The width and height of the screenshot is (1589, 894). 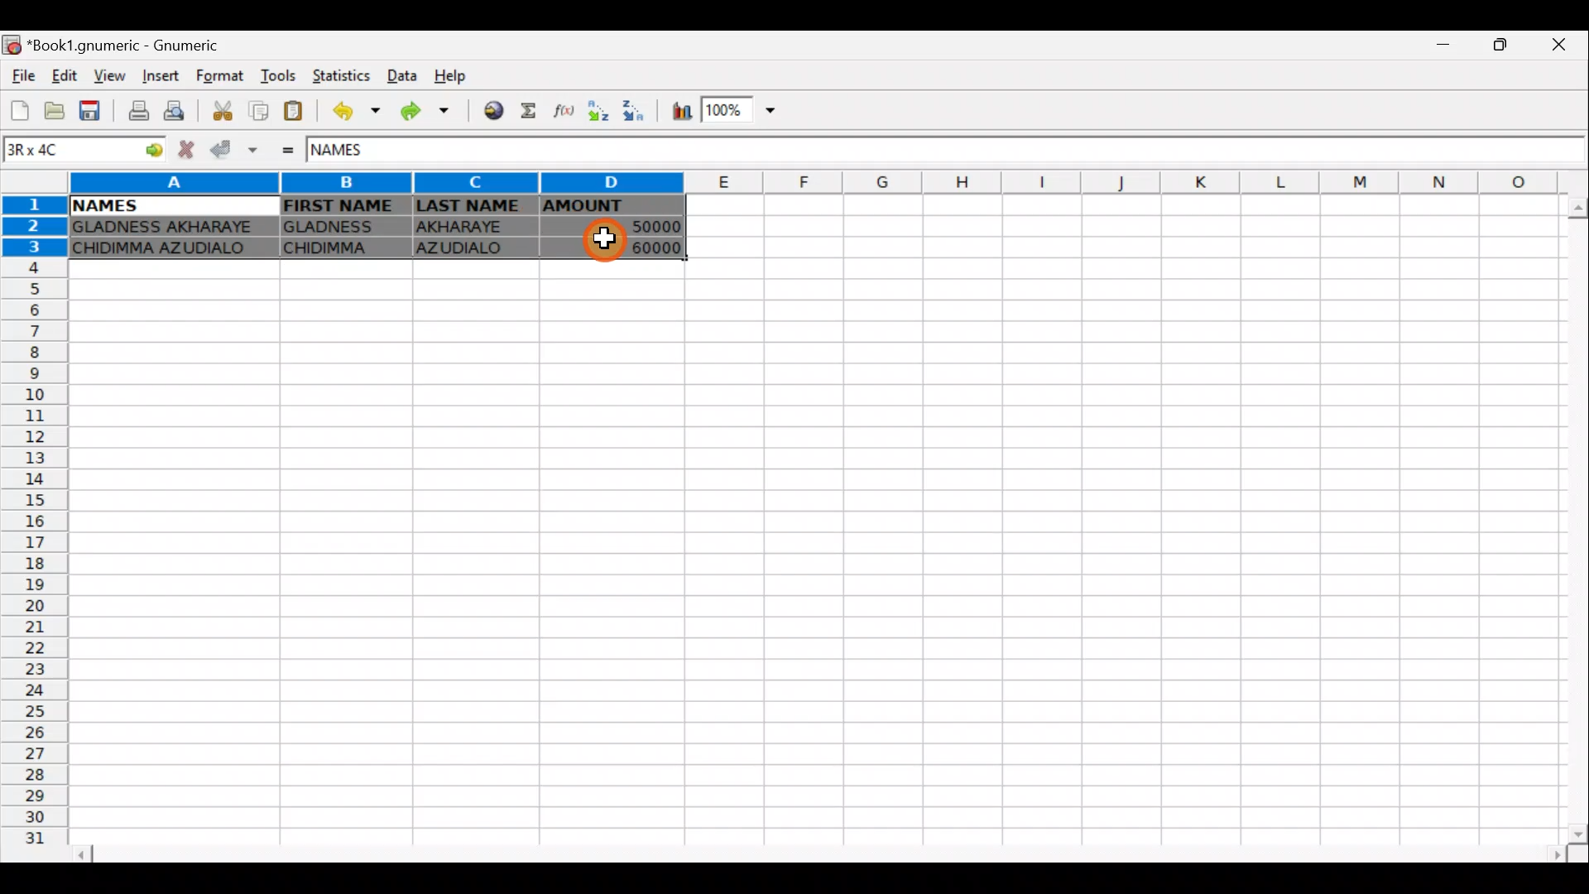 I want to click on CHIDIMMA AZUDIALO, so click(x=167, y=250).